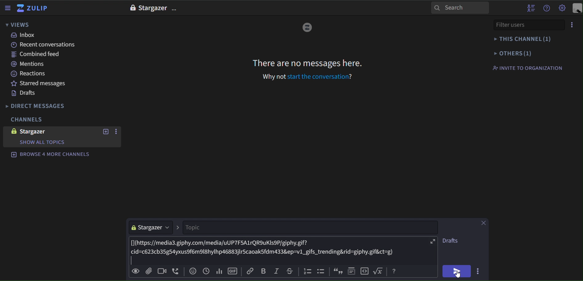 The height and width of the screenshot is (281, 583). I want to click on stargazer, so click(151, 228).